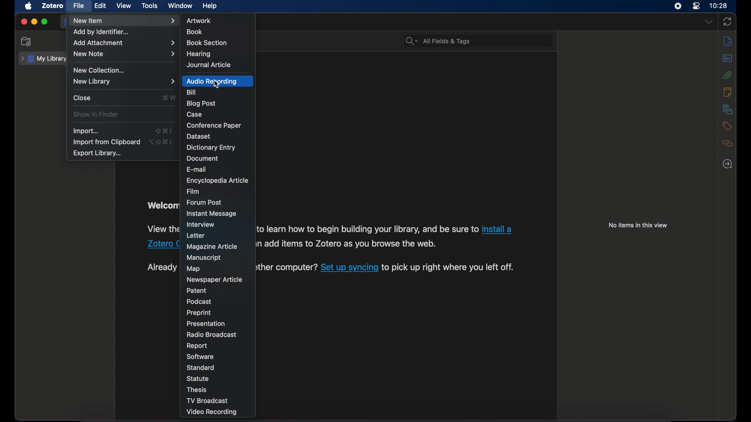 The width and height of the screenshot is (751, 422). Describe the element at coordinates (162, 229) in the screenshot. I see `obscure text` at that location.